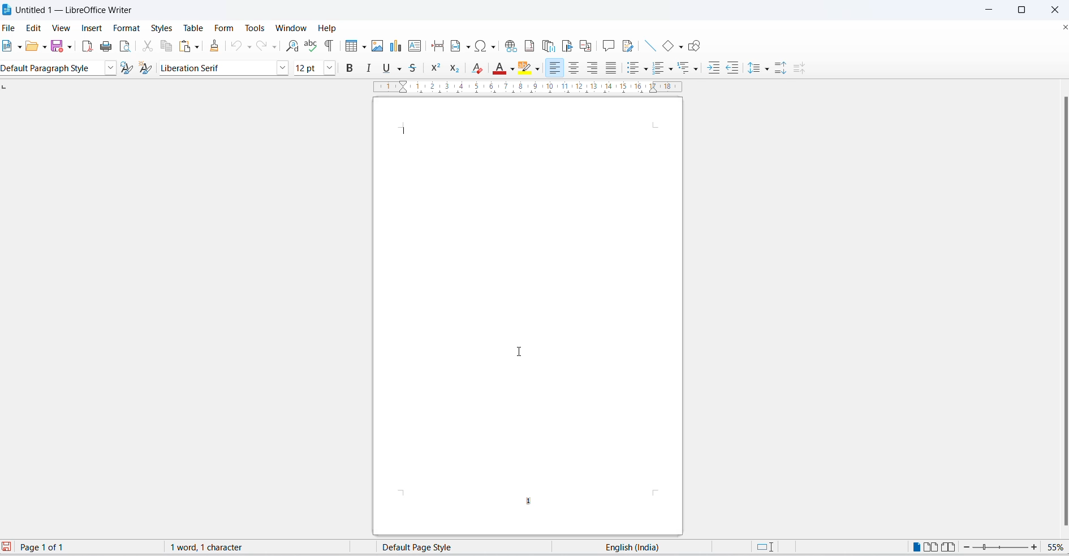 This screenshot has height=556, width=1069. I want to click on insert endnote, so click(549, 46).